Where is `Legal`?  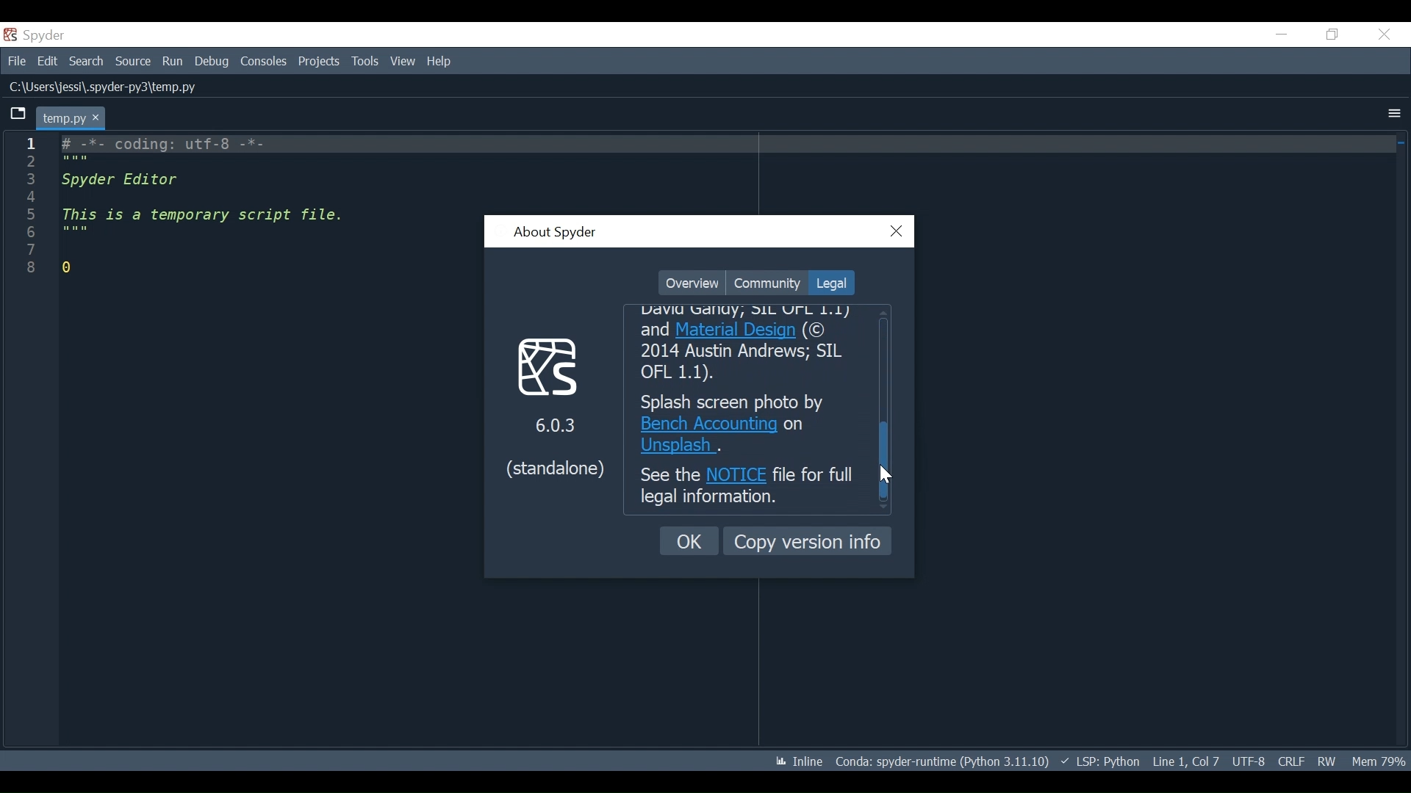 Legal is located at coordinates (830, 283).